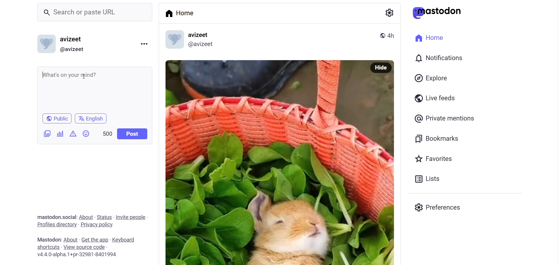 The height and width of the screenshot is (265, 558). I want to click on Add Image, so click(47, 133).